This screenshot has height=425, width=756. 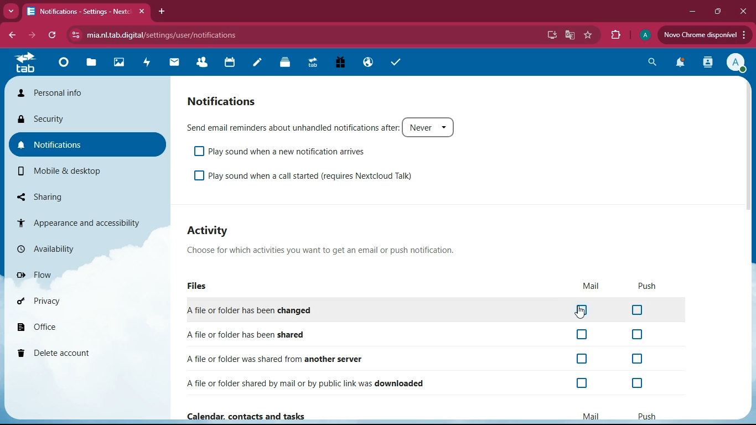 I want to click on another server, so click(x=281, y=359).